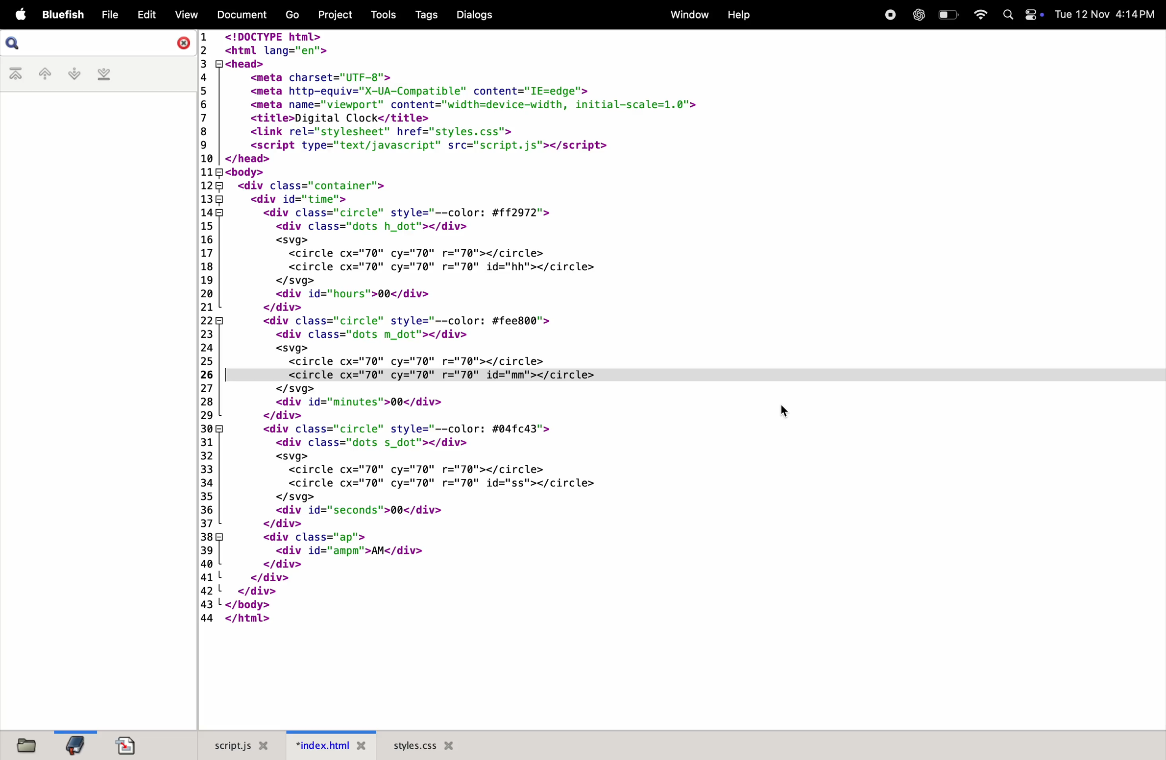  What do you see at coordinates (179, 42) in the screenshot?
I see `close` at bounding box center [179, 42].